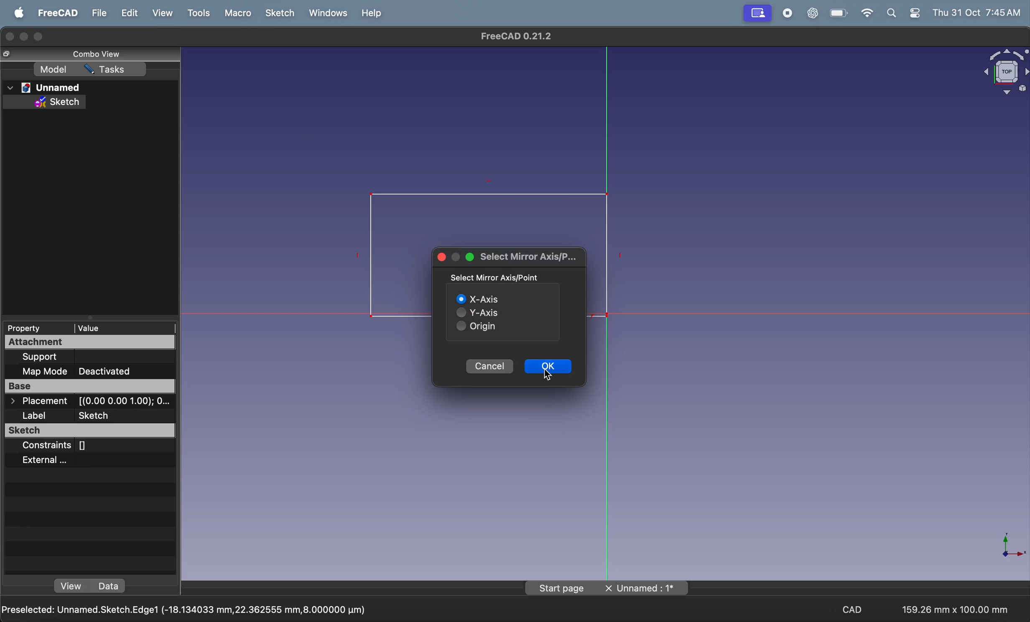 The width and height of the screenshot is (1030, 622). What do you see at coordinates (96, 54) in the screenshot?
I see `combo view` at bounding box center [96, 54].